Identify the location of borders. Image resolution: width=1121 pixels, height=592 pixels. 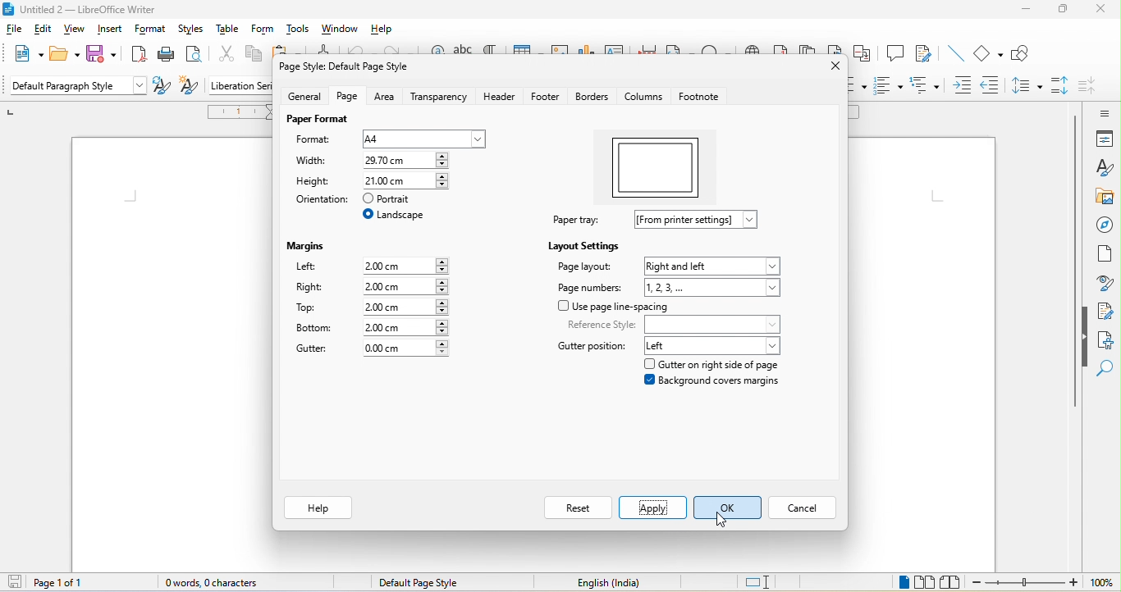
(597, 98).